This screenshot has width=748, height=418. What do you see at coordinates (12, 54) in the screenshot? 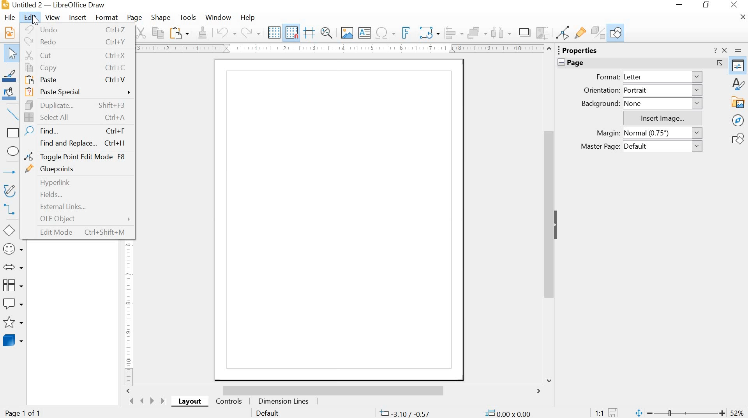
I see `Select` at bounding box center [12, 54].